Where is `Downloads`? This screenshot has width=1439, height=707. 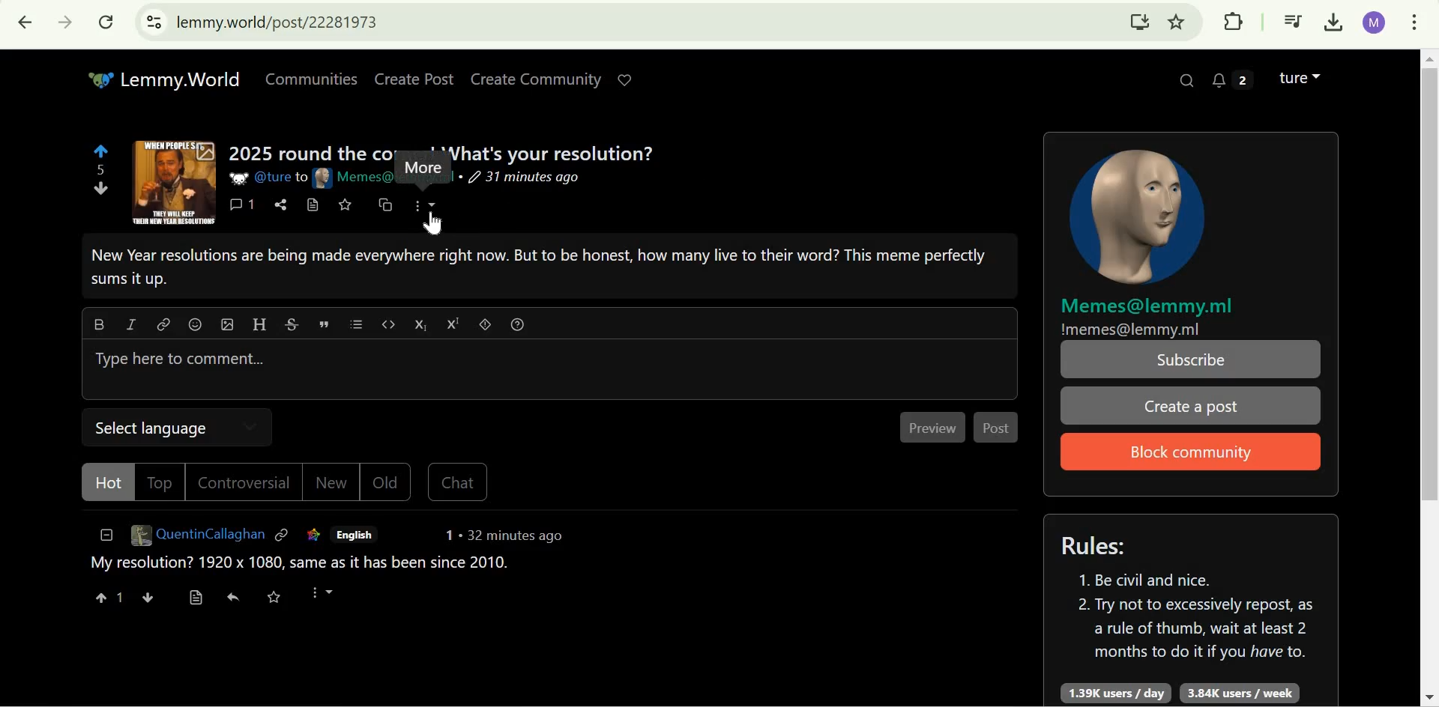 Downloads is located at coordinates (1336, 23).